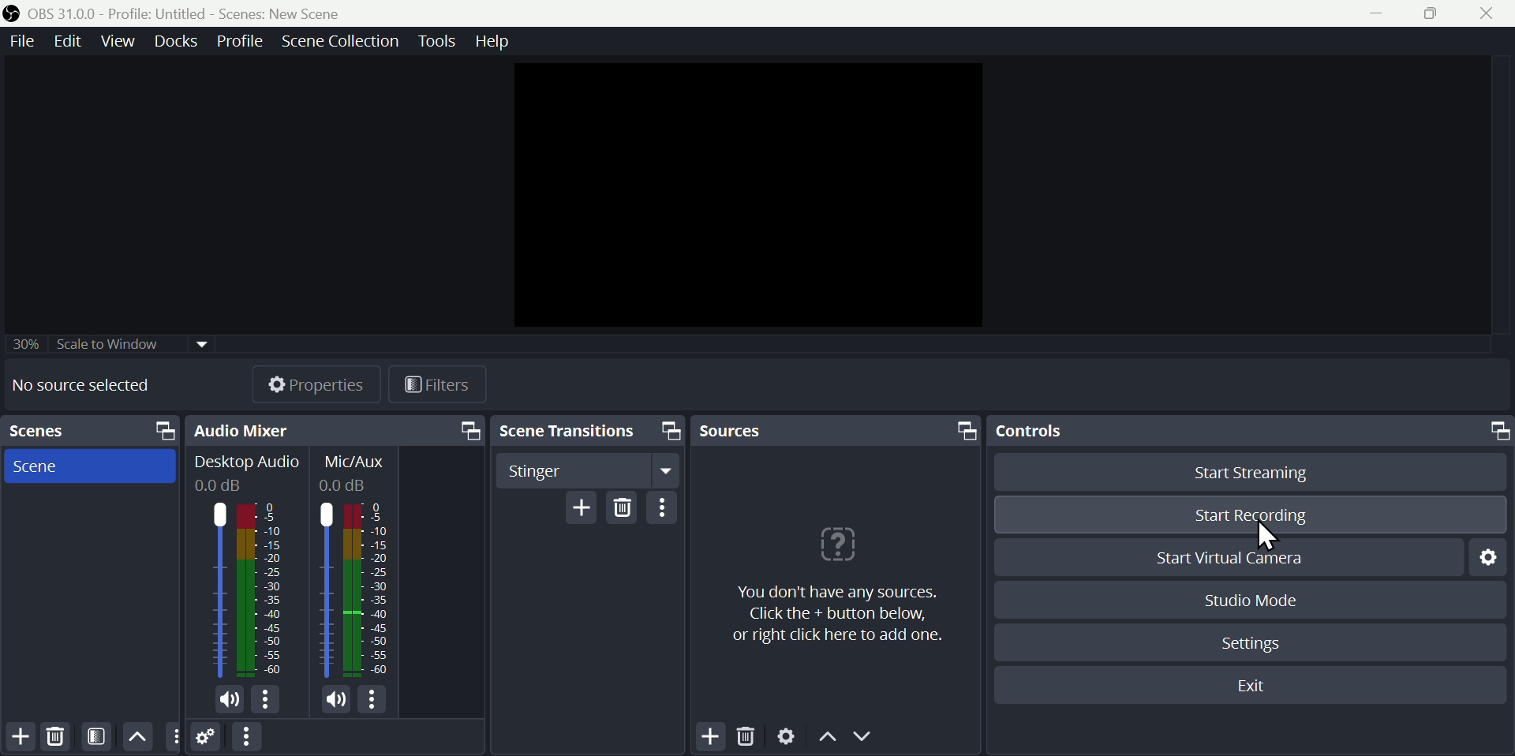 The image size is (1515, 756). I want to click on Tools, so click(436, 42).